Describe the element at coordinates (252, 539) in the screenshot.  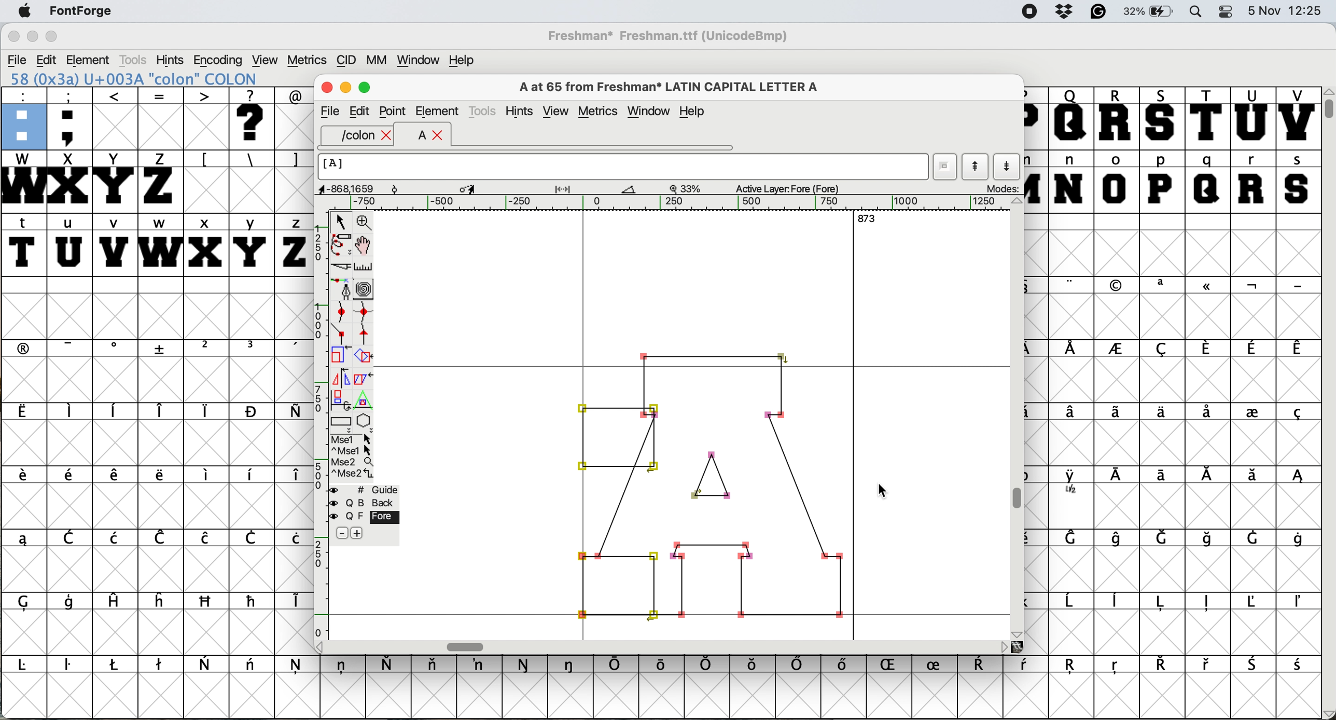
I see `symbol` at that location.